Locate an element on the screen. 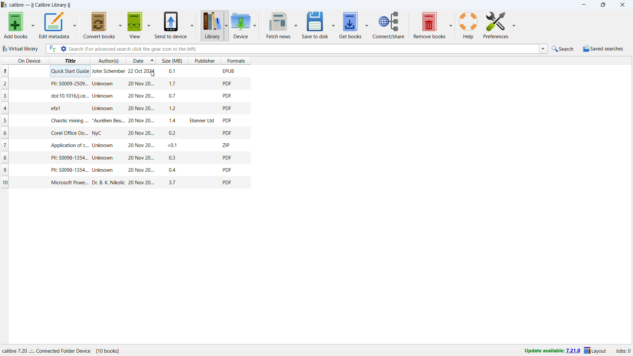  sort by size is located at coordinates (172, 60).